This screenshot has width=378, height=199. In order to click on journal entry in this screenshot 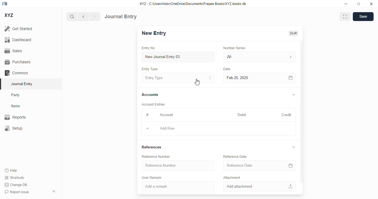, I will do `click(21, 84)`.